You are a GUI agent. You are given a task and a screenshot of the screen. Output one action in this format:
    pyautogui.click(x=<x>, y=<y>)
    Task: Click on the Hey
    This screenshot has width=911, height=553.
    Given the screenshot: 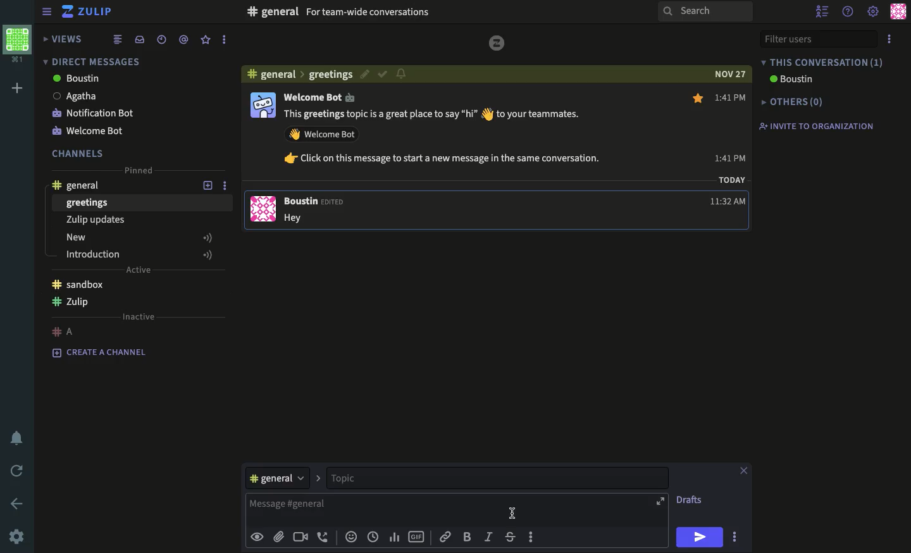 What is the action you would take?
    pyautogui.click(x=299, y=218)
    